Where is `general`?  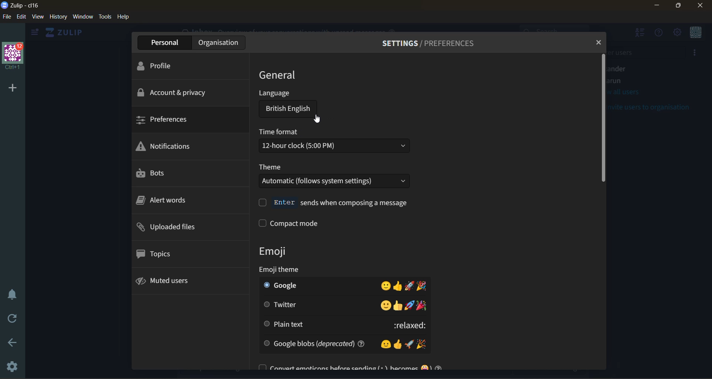 general is located at coordinates (290, 76).